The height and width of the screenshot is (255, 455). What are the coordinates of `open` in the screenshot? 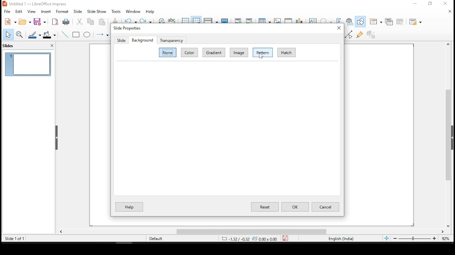 It's located at (25, 21).